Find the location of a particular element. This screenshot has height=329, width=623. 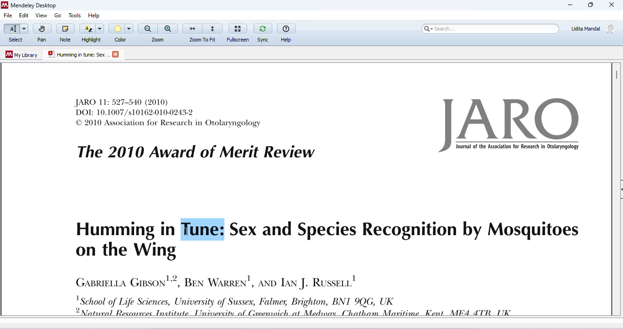

The 2010 Award of Merit Review is located at coordinates (196, 152).